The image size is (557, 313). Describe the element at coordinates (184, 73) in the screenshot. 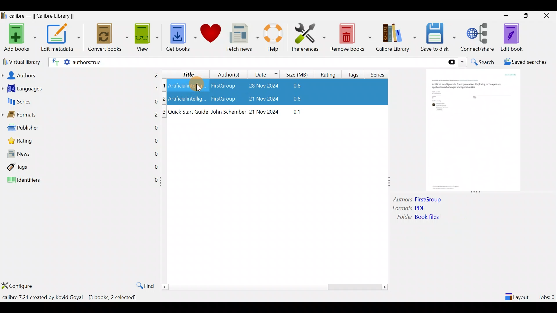

I see `Title` at that location.